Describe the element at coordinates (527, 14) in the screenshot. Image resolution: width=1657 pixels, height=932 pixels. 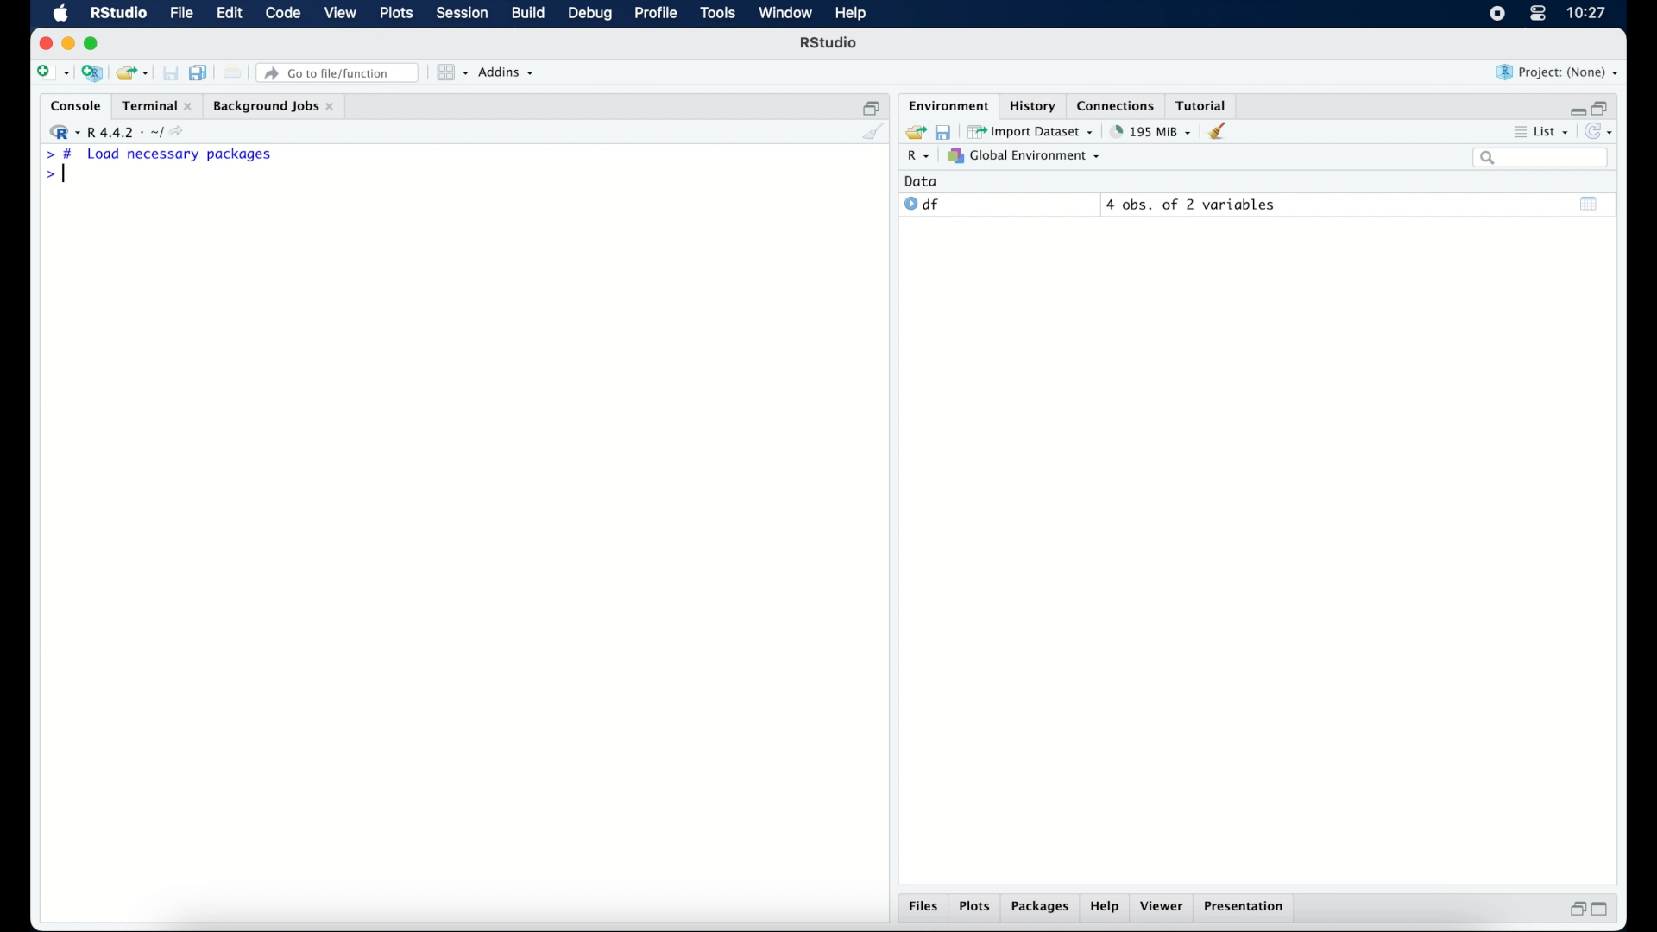
I see `build` at that location.